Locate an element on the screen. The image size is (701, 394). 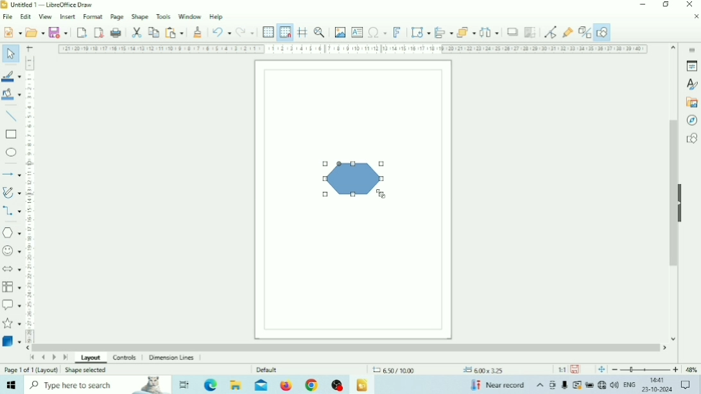
Title is located at coordinates (53, 4).